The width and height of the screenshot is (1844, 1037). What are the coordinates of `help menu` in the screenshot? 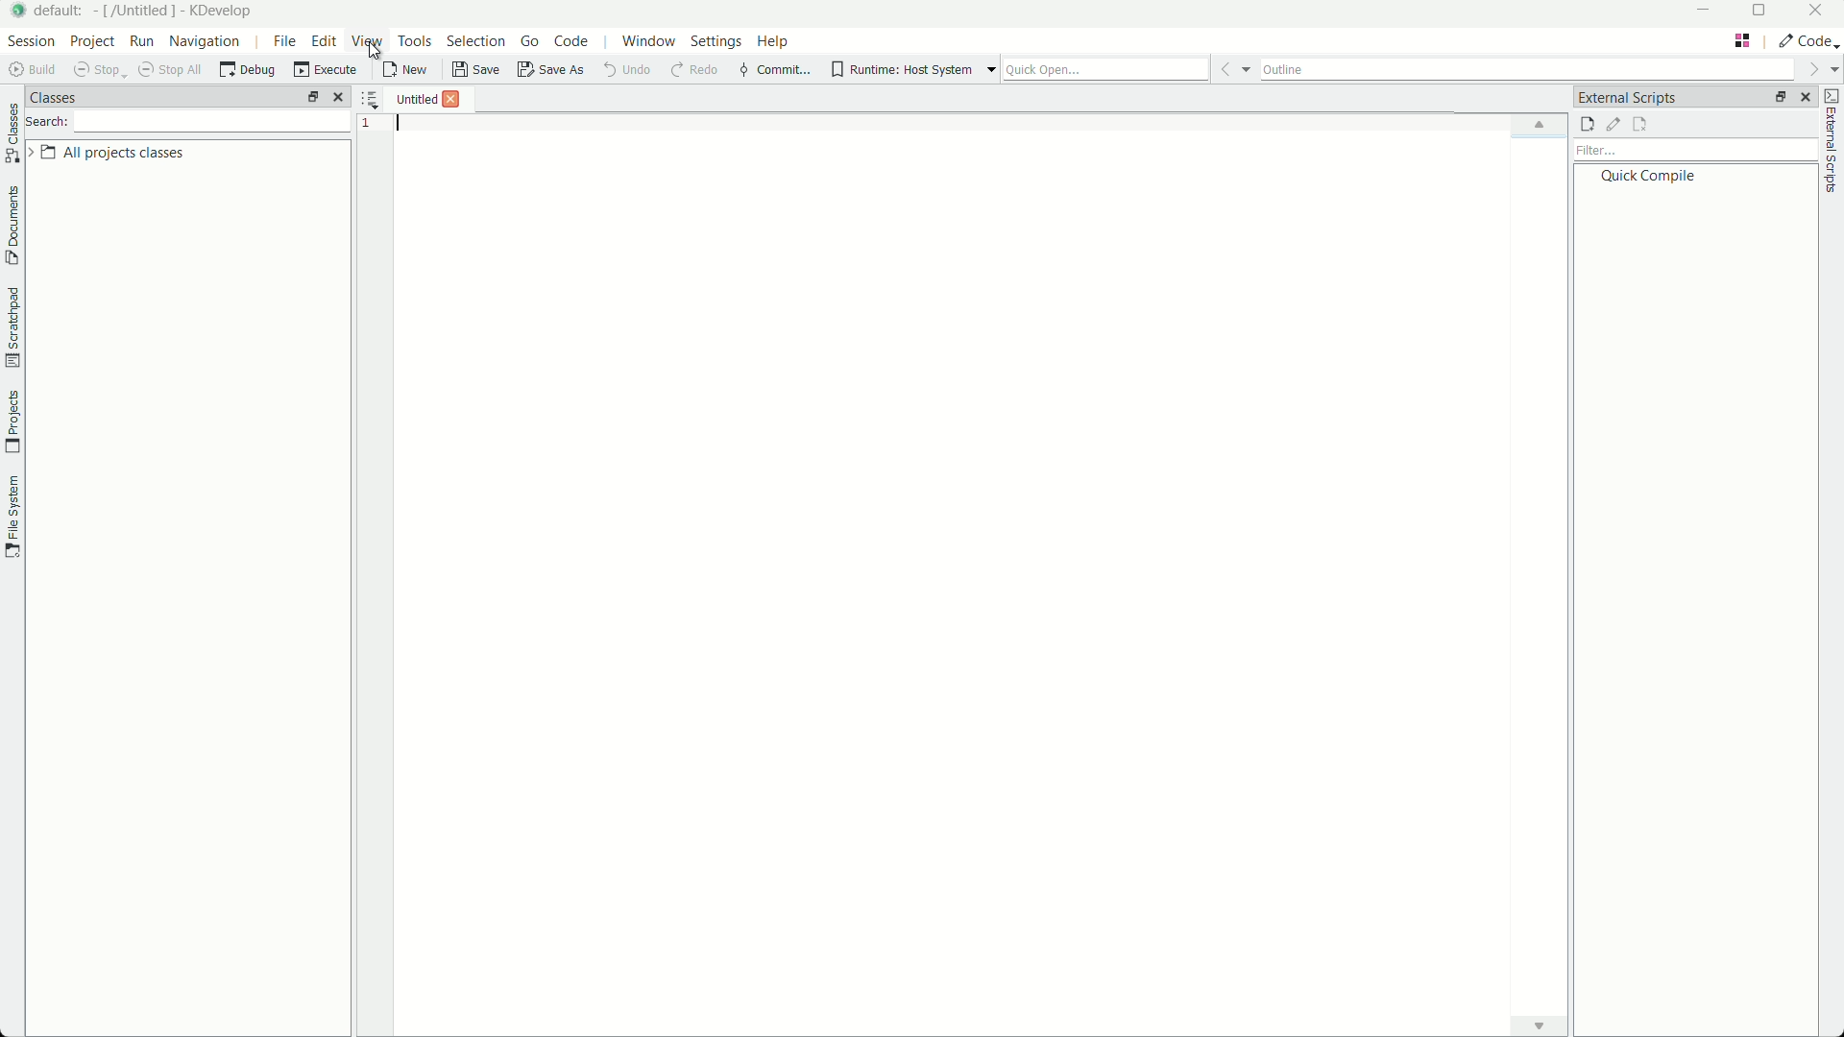 It's located at (773, 41).